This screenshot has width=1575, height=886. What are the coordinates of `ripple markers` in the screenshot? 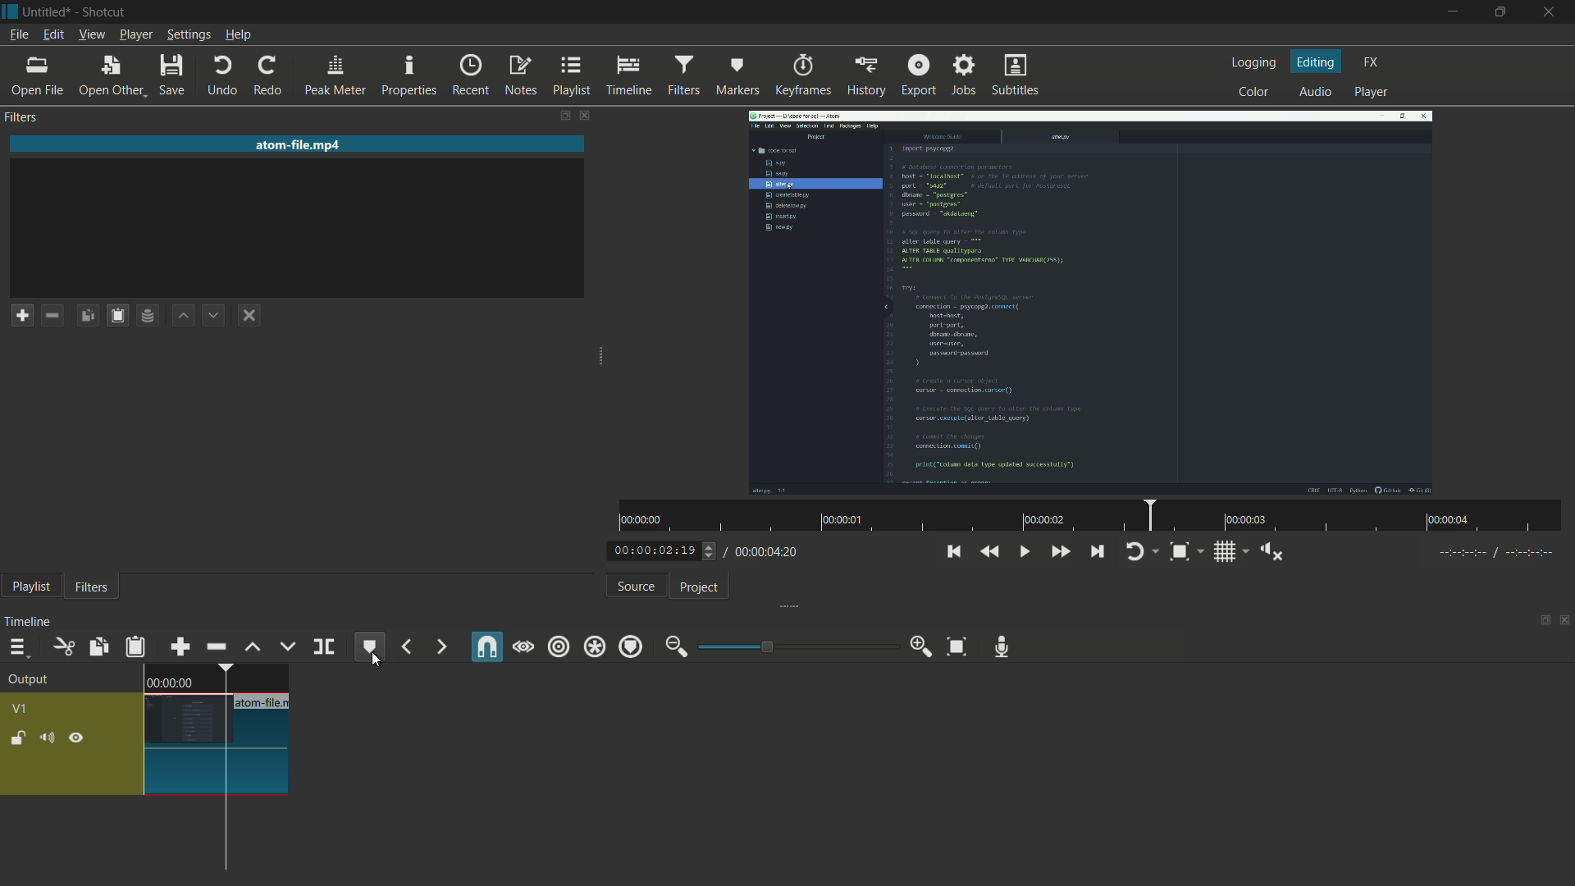 It's located at (632, 648).